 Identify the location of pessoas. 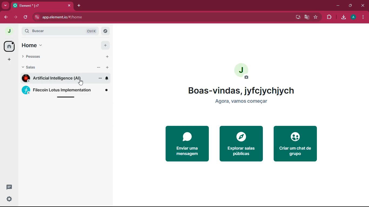
(39, 57).